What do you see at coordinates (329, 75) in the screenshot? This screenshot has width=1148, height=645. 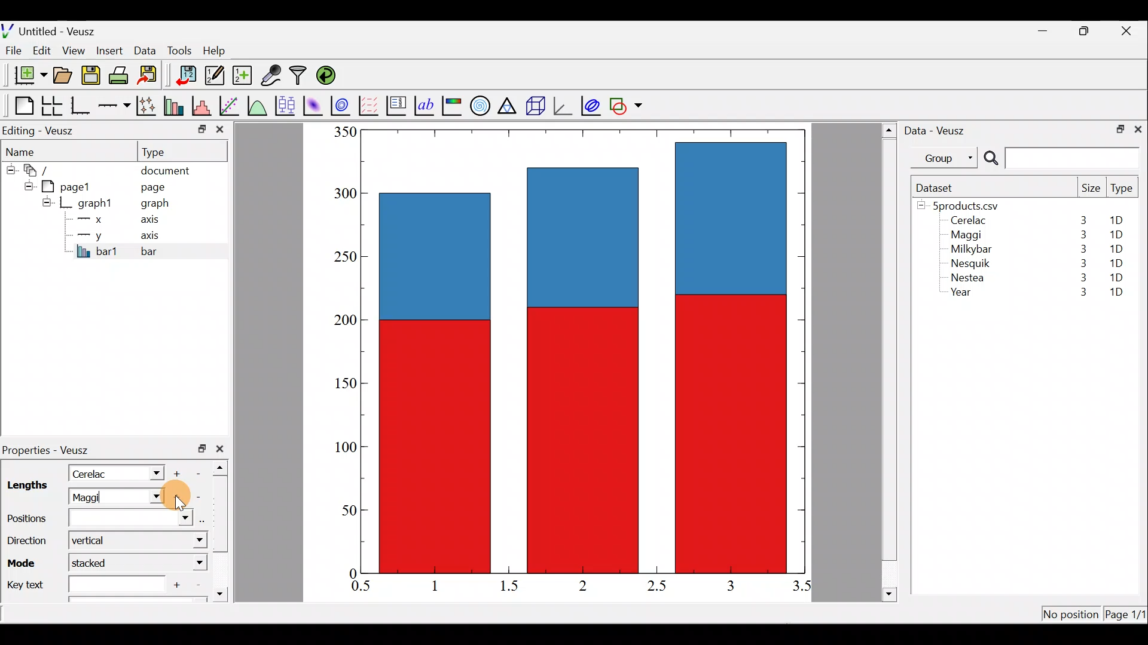 I see `Reload linked datasets` at bounding box center [329, 75].